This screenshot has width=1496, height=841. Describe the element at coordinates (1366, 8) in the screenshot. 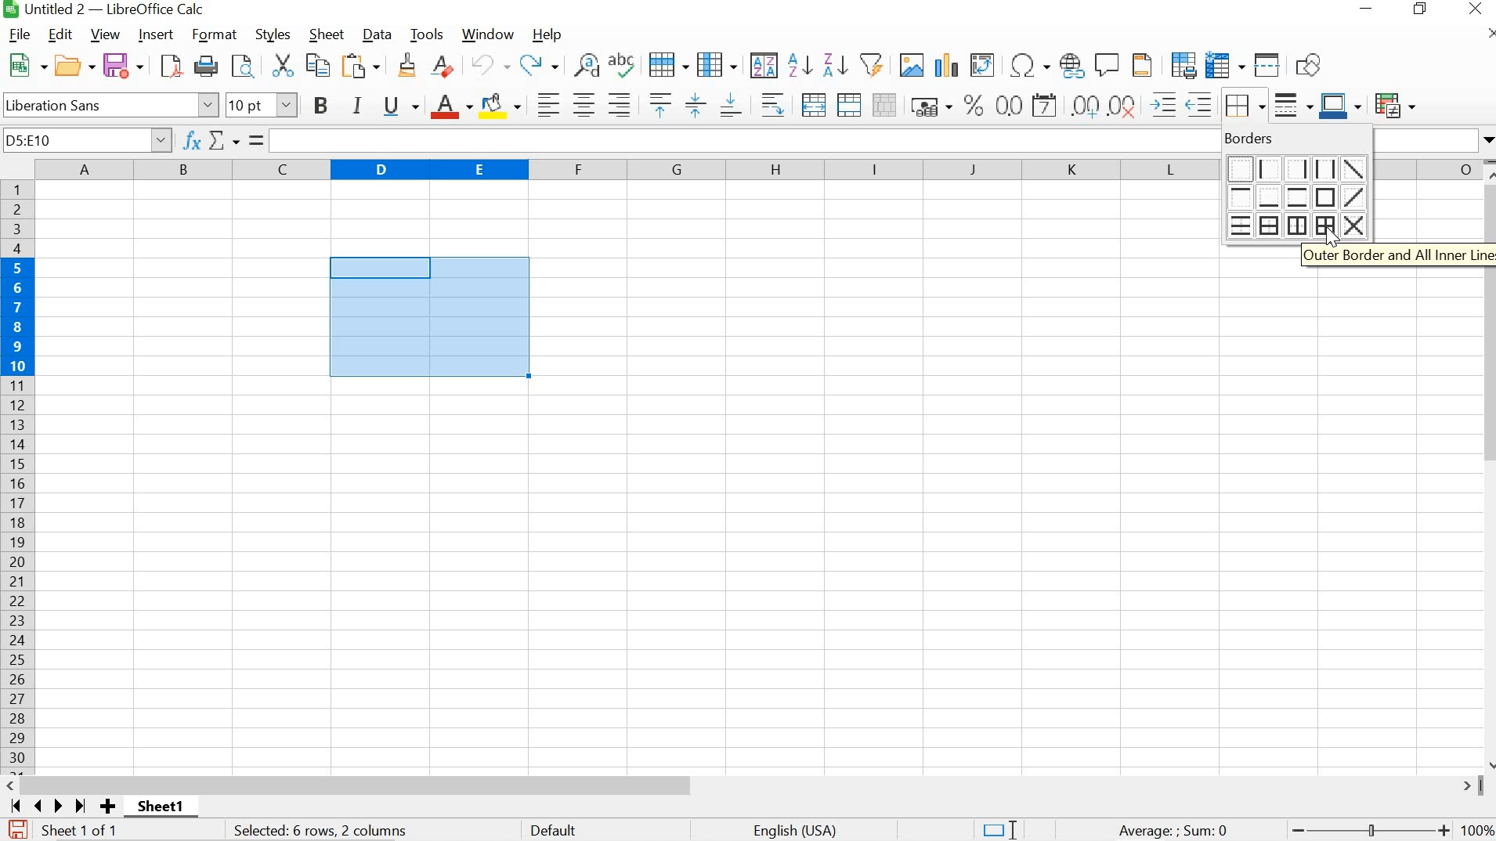

I see `MINIMIZE` at that location.